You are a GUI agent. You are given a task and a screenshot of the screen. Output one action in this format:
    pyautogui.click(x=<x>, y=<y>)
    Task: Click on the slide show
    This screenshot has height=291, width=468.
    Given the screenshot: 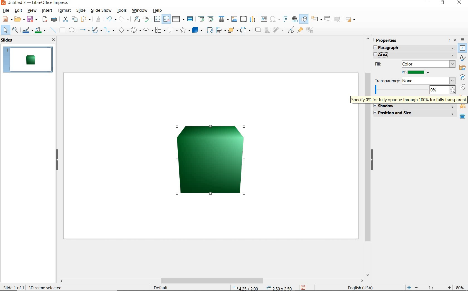 What is the action you would take?
    pyautogui.click(x=102, y=10)
    